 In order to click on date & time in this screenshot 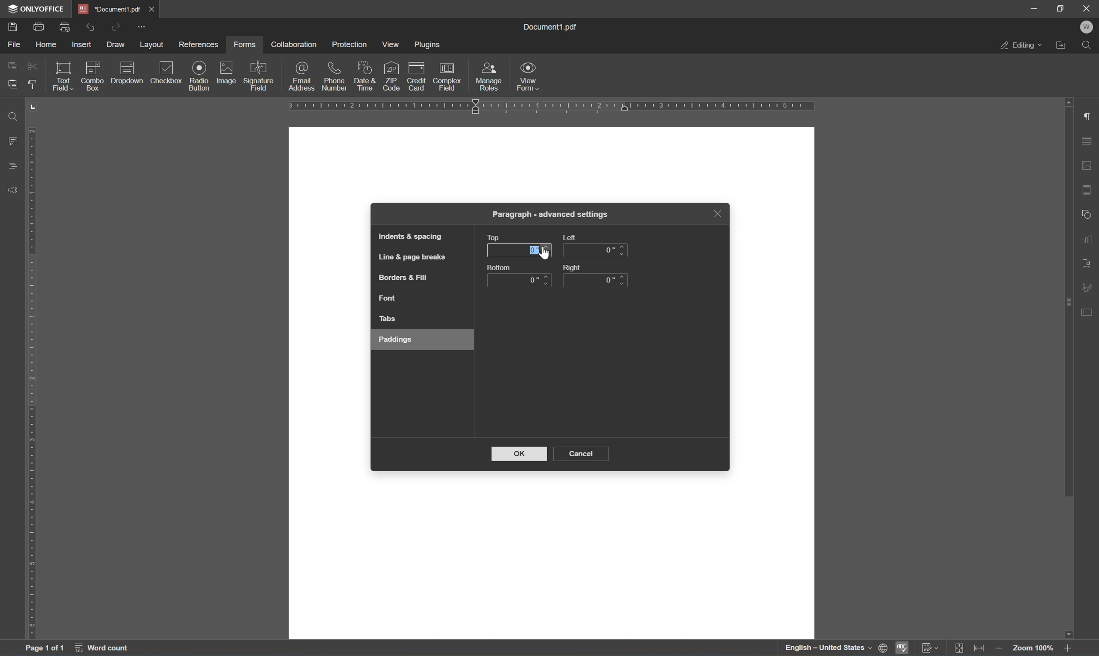, I will do `click(364, 75)`.